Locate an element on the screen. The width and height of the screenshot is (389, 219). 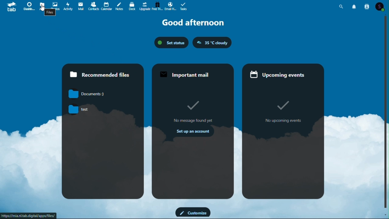
Important mail is located at coordinates (192, 72).